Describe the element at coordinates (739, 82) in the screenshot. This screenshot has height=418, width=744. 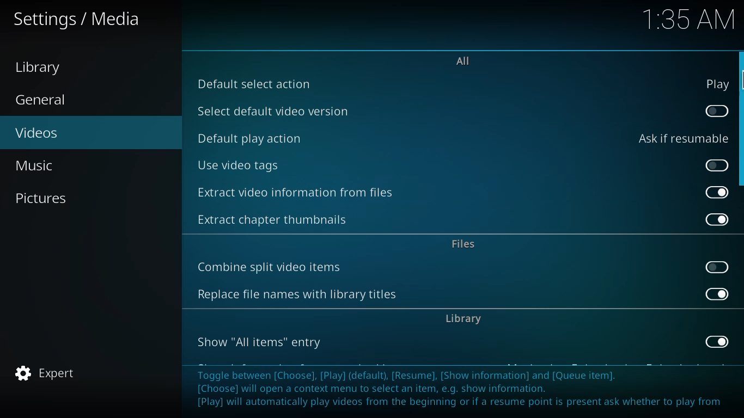
I see `MOUSE_DOWN cursor` at that location.